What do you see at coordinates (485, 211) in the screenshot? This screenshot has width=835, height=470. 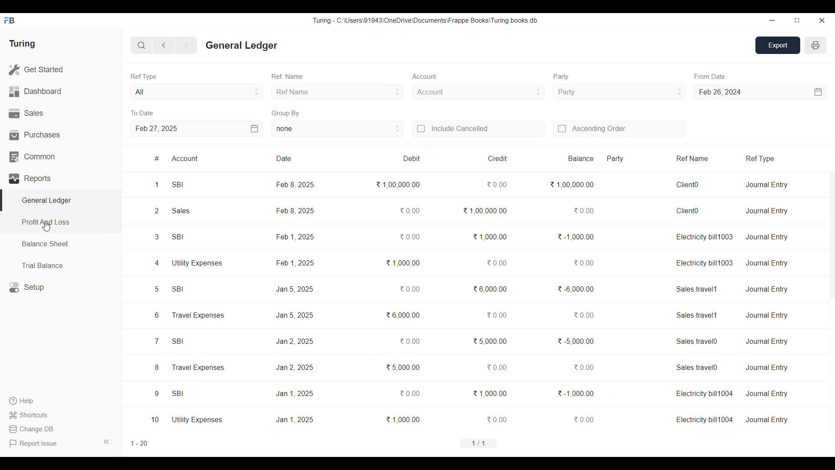 I see `1,00,000.00` at bounding box center [485, 211].